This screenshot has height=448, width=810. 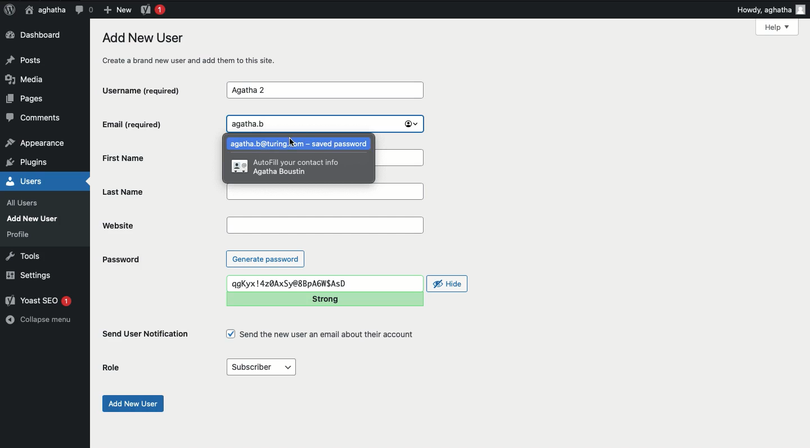 I want to click on Help, so click(x=777, y=27).